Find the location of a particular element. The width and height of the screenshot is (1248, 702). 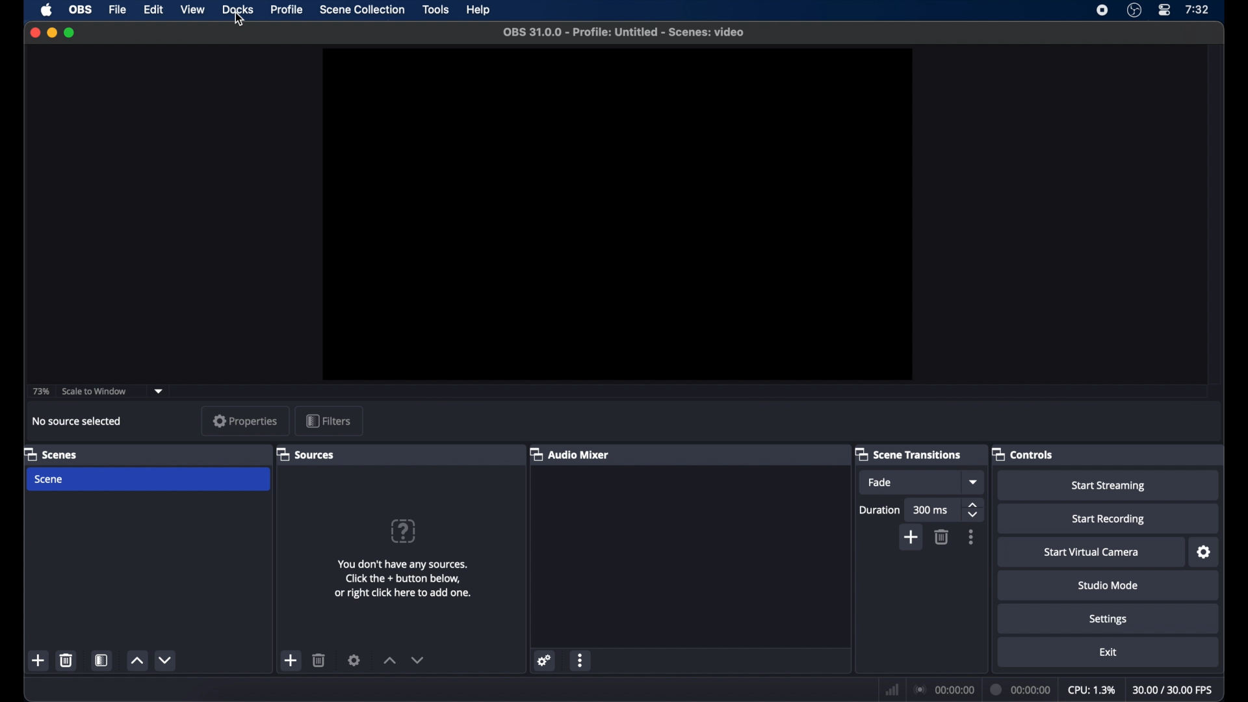

scenes is located at coordinates (51, 454).